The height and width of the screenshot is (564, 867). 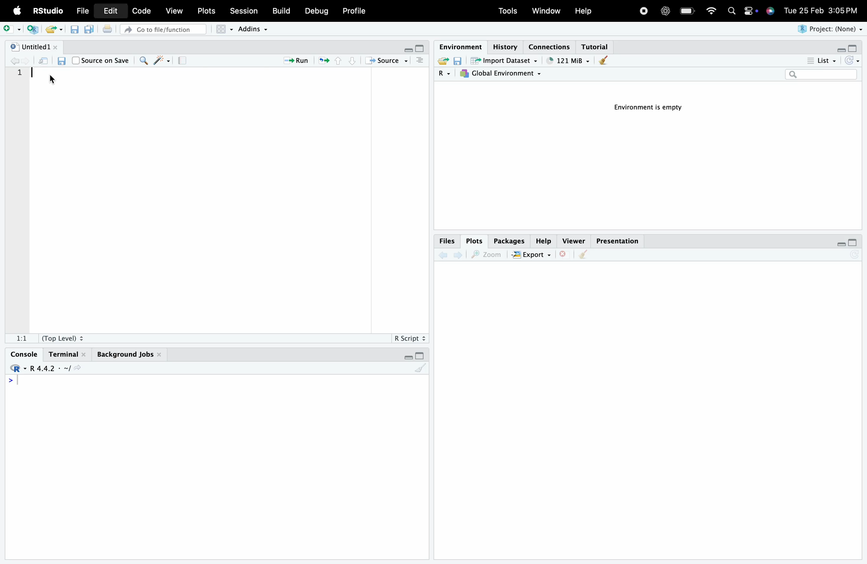 What do you see at coordinates (63, 337) in the screenshot?
I see `(Top Level):` at bounding box center [63, 337].